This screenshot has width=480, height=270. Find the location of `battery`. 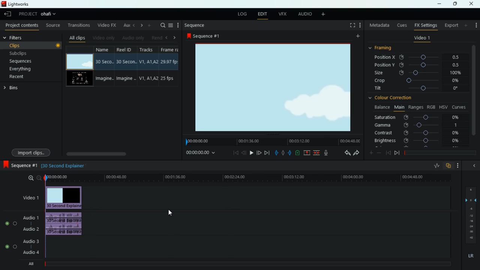

battery is located at coordinates (297, 153).